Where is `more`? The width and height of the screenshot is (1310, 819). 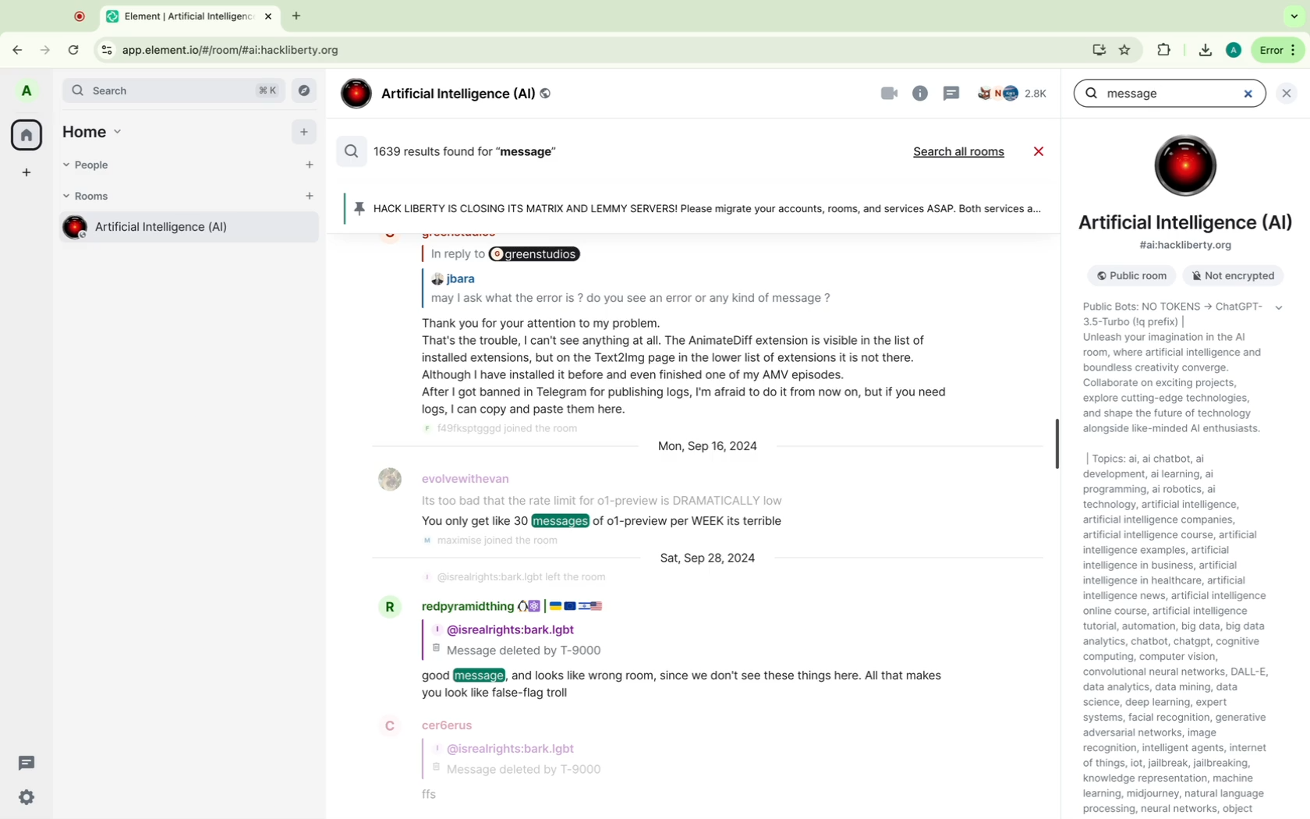
more is located at coordinates (1276, 50).